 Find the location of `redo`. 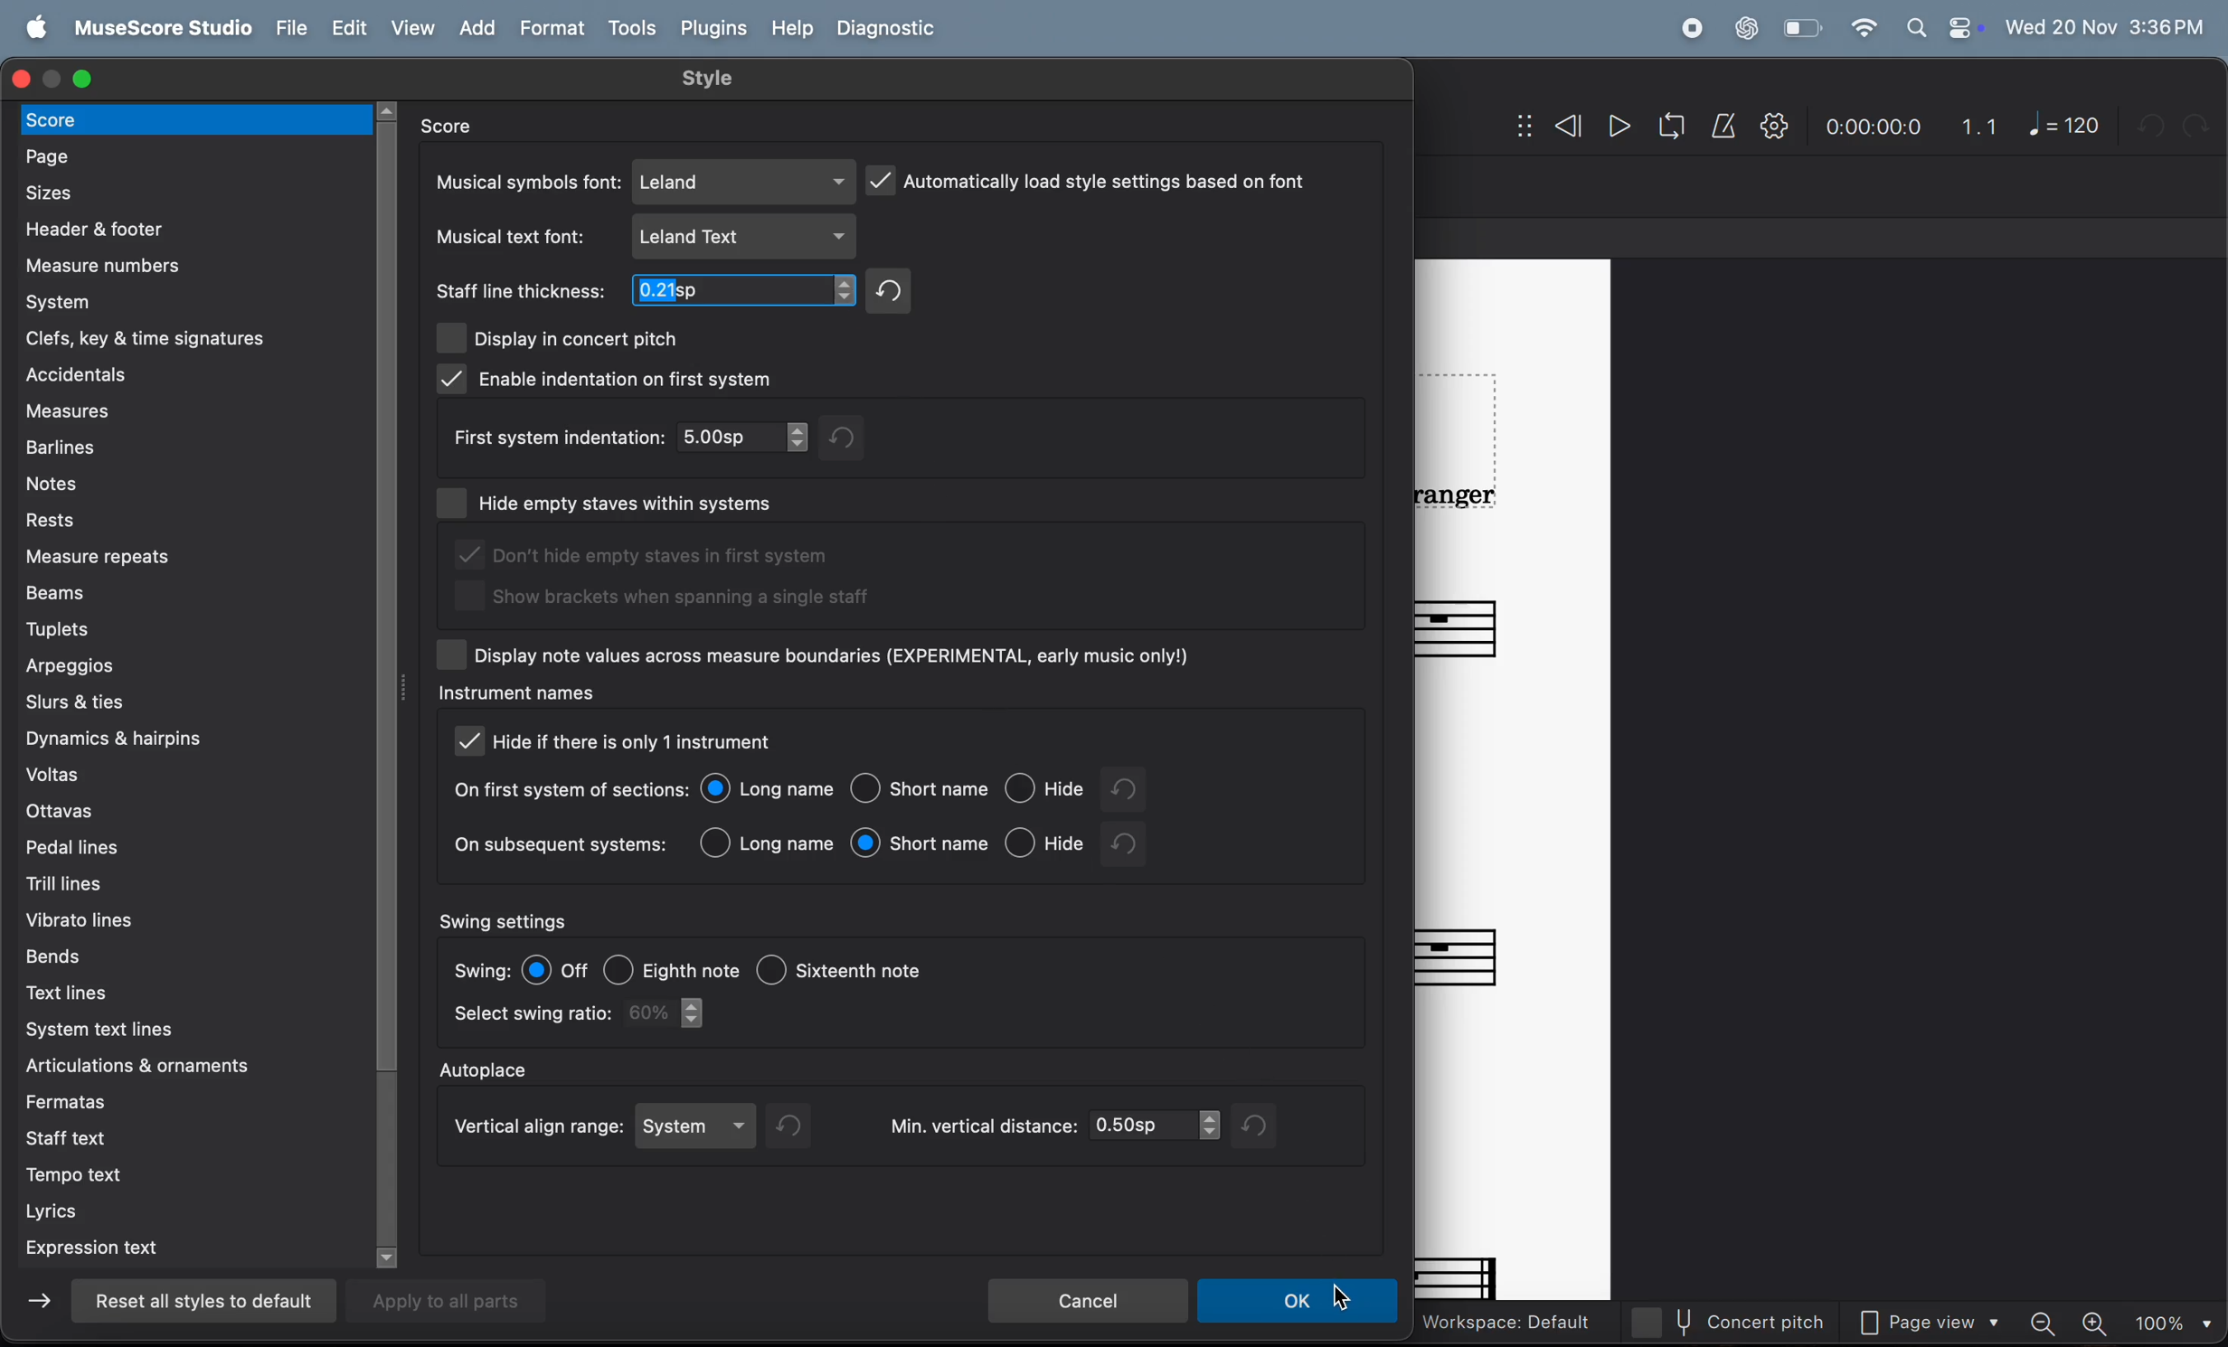

redo is located at coordinates (894, 290).